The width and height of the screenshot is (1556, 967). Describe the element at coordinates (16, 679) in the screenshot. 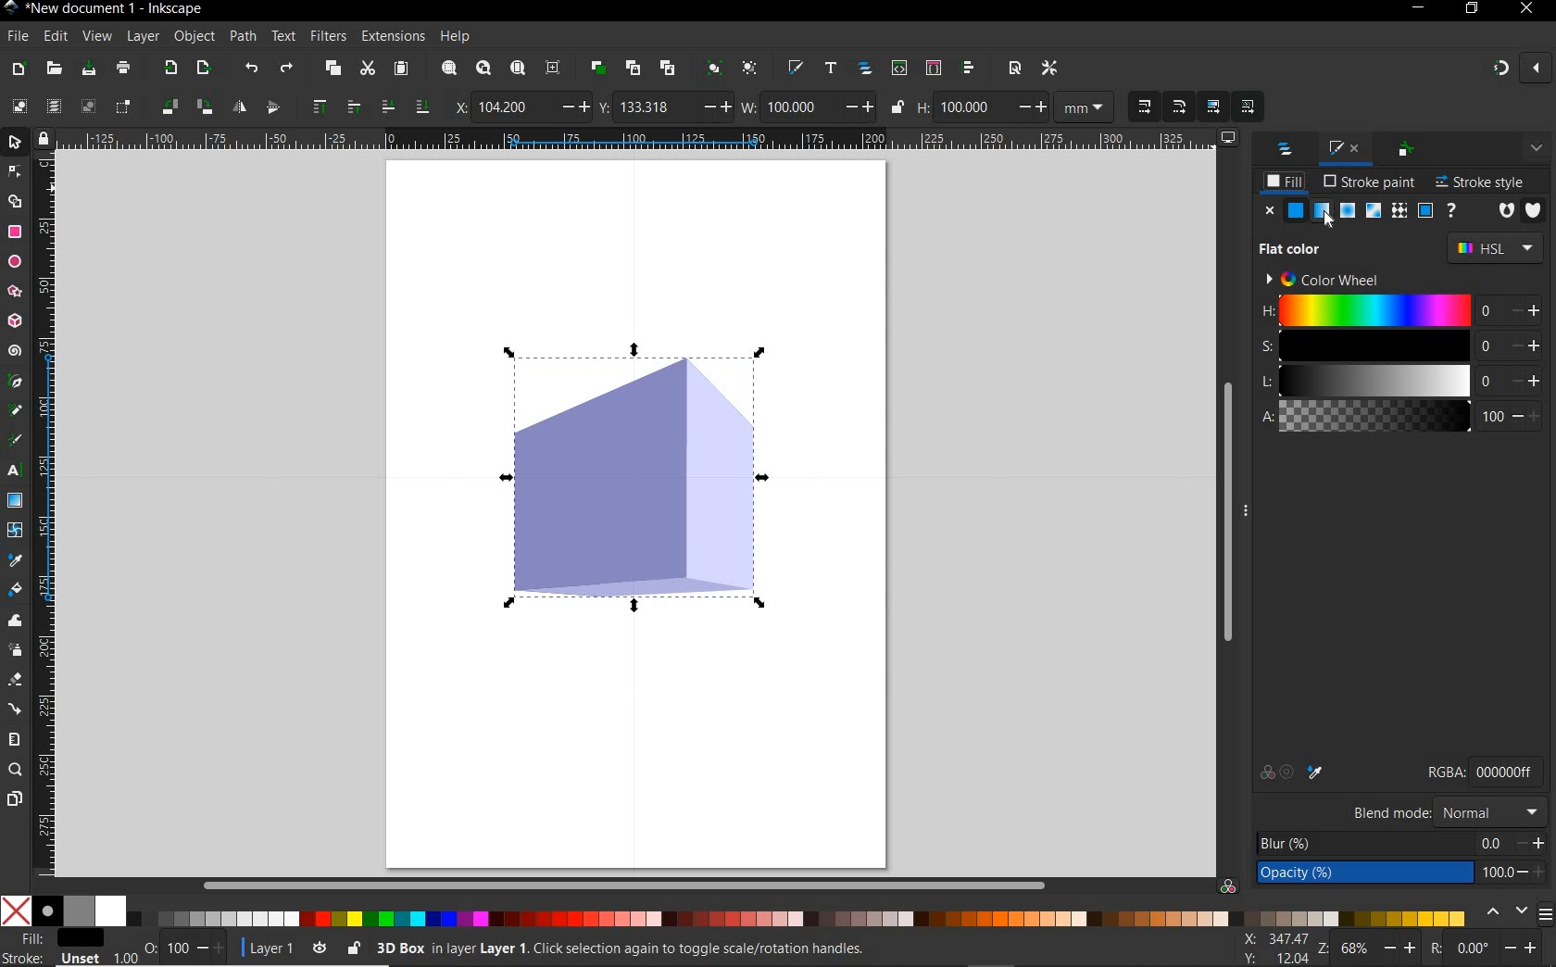

I see `ERASER TOOL` at that location.